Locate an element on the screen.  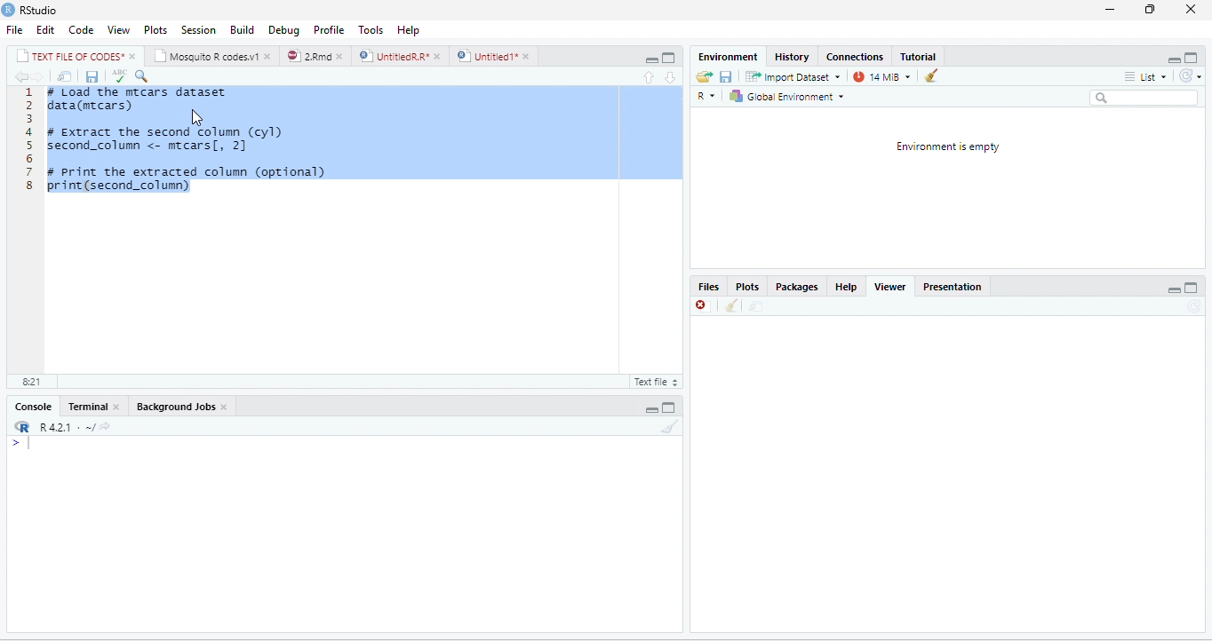
Plots is located at coordinates (751, 287).